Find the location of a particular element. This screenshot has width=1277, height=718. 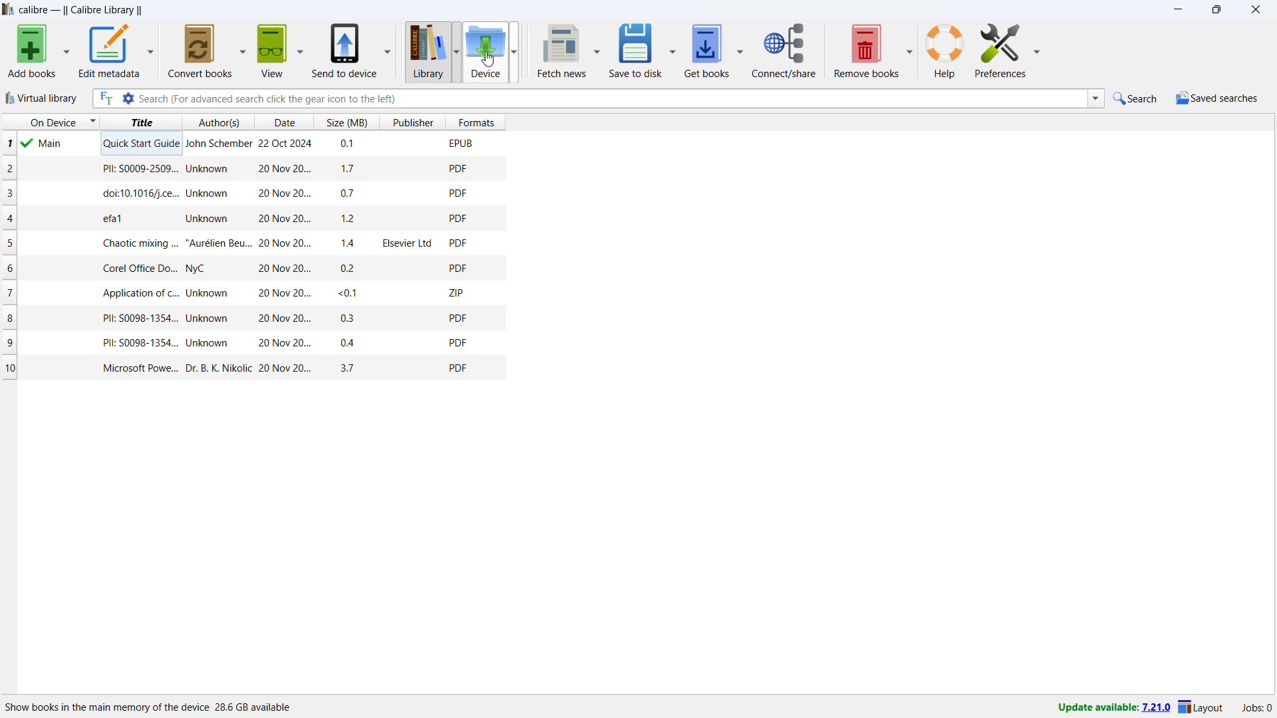

active jobs is located at coordinates (1256, 709).